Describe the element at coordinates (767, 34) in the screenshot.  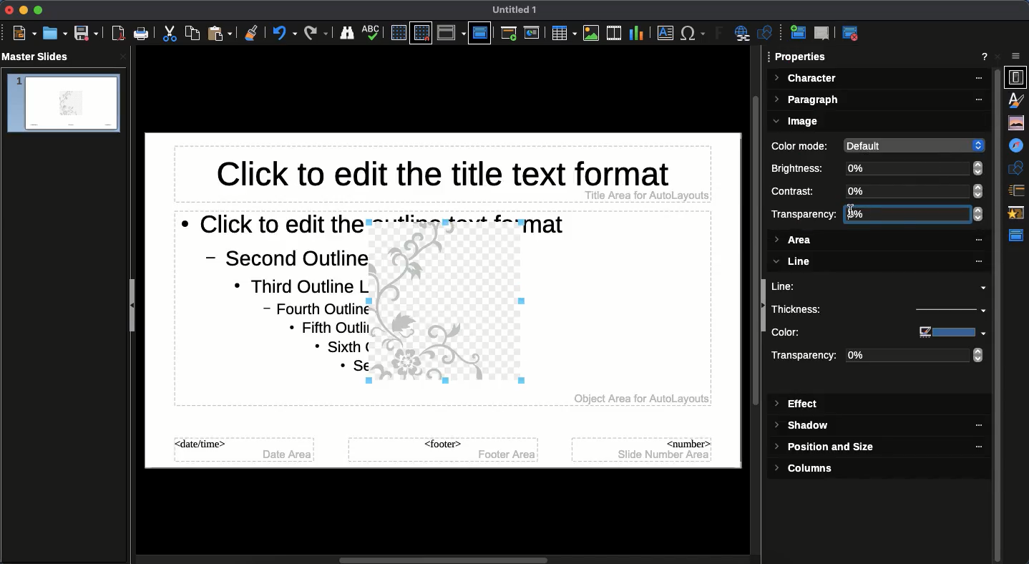
I see `Shapes` at that location.